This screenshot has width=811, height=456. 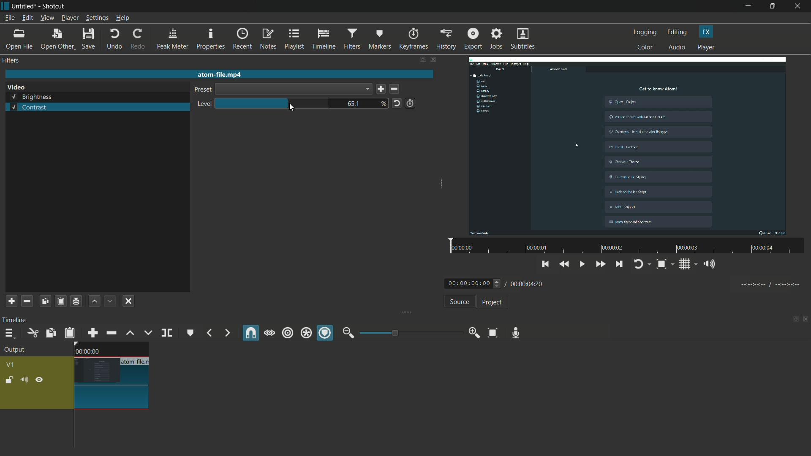 What do you see at coordinates (111, 301) in the screenshot?
I see `move filter down` at bounding box center [111, 301].